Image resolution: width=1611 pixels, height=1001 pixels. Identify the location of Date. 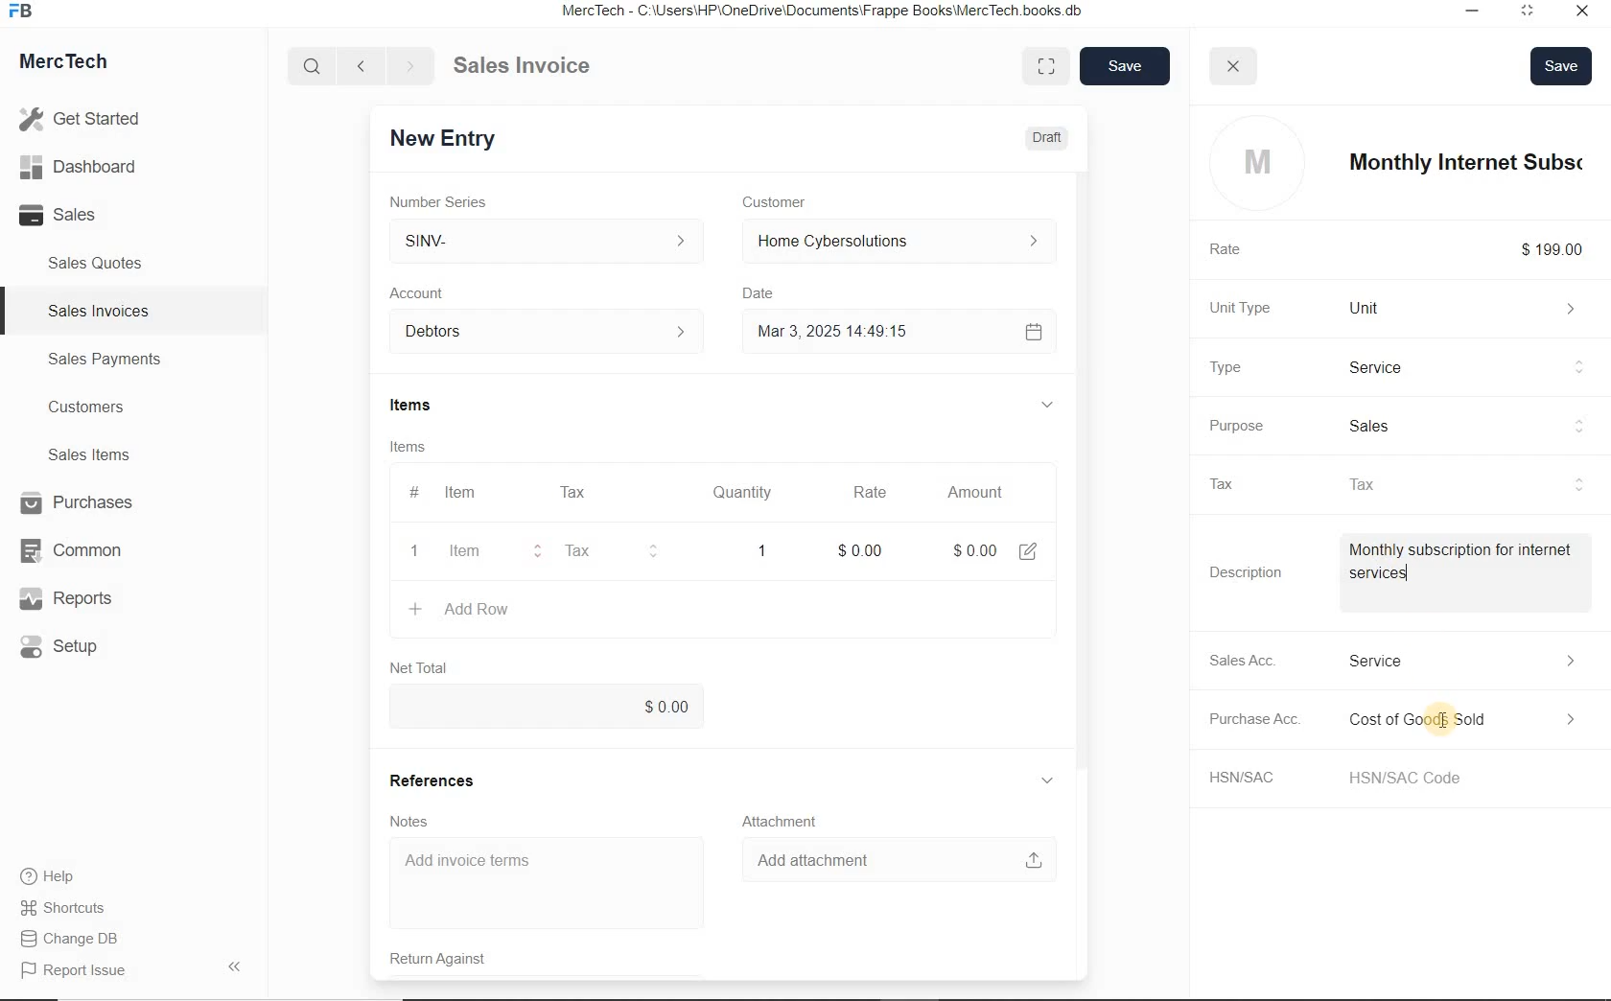
(762, 293).